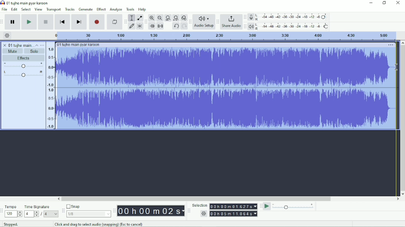 The height and width of the screenshot is (227, 405). Describe the element at coordinates (288, 17) in the screenshot. I see `Record meter` at that location.